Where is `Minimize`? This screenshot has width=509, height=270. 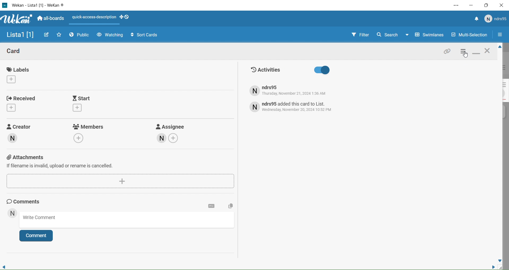
Minimize is located at coordinates (473, 5).